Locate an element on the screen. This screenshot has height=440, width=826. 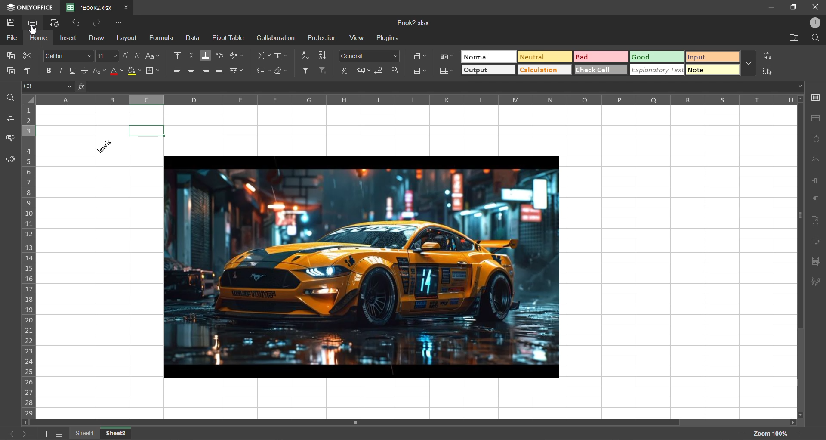
zoom out is located at coordinates (743, 434).